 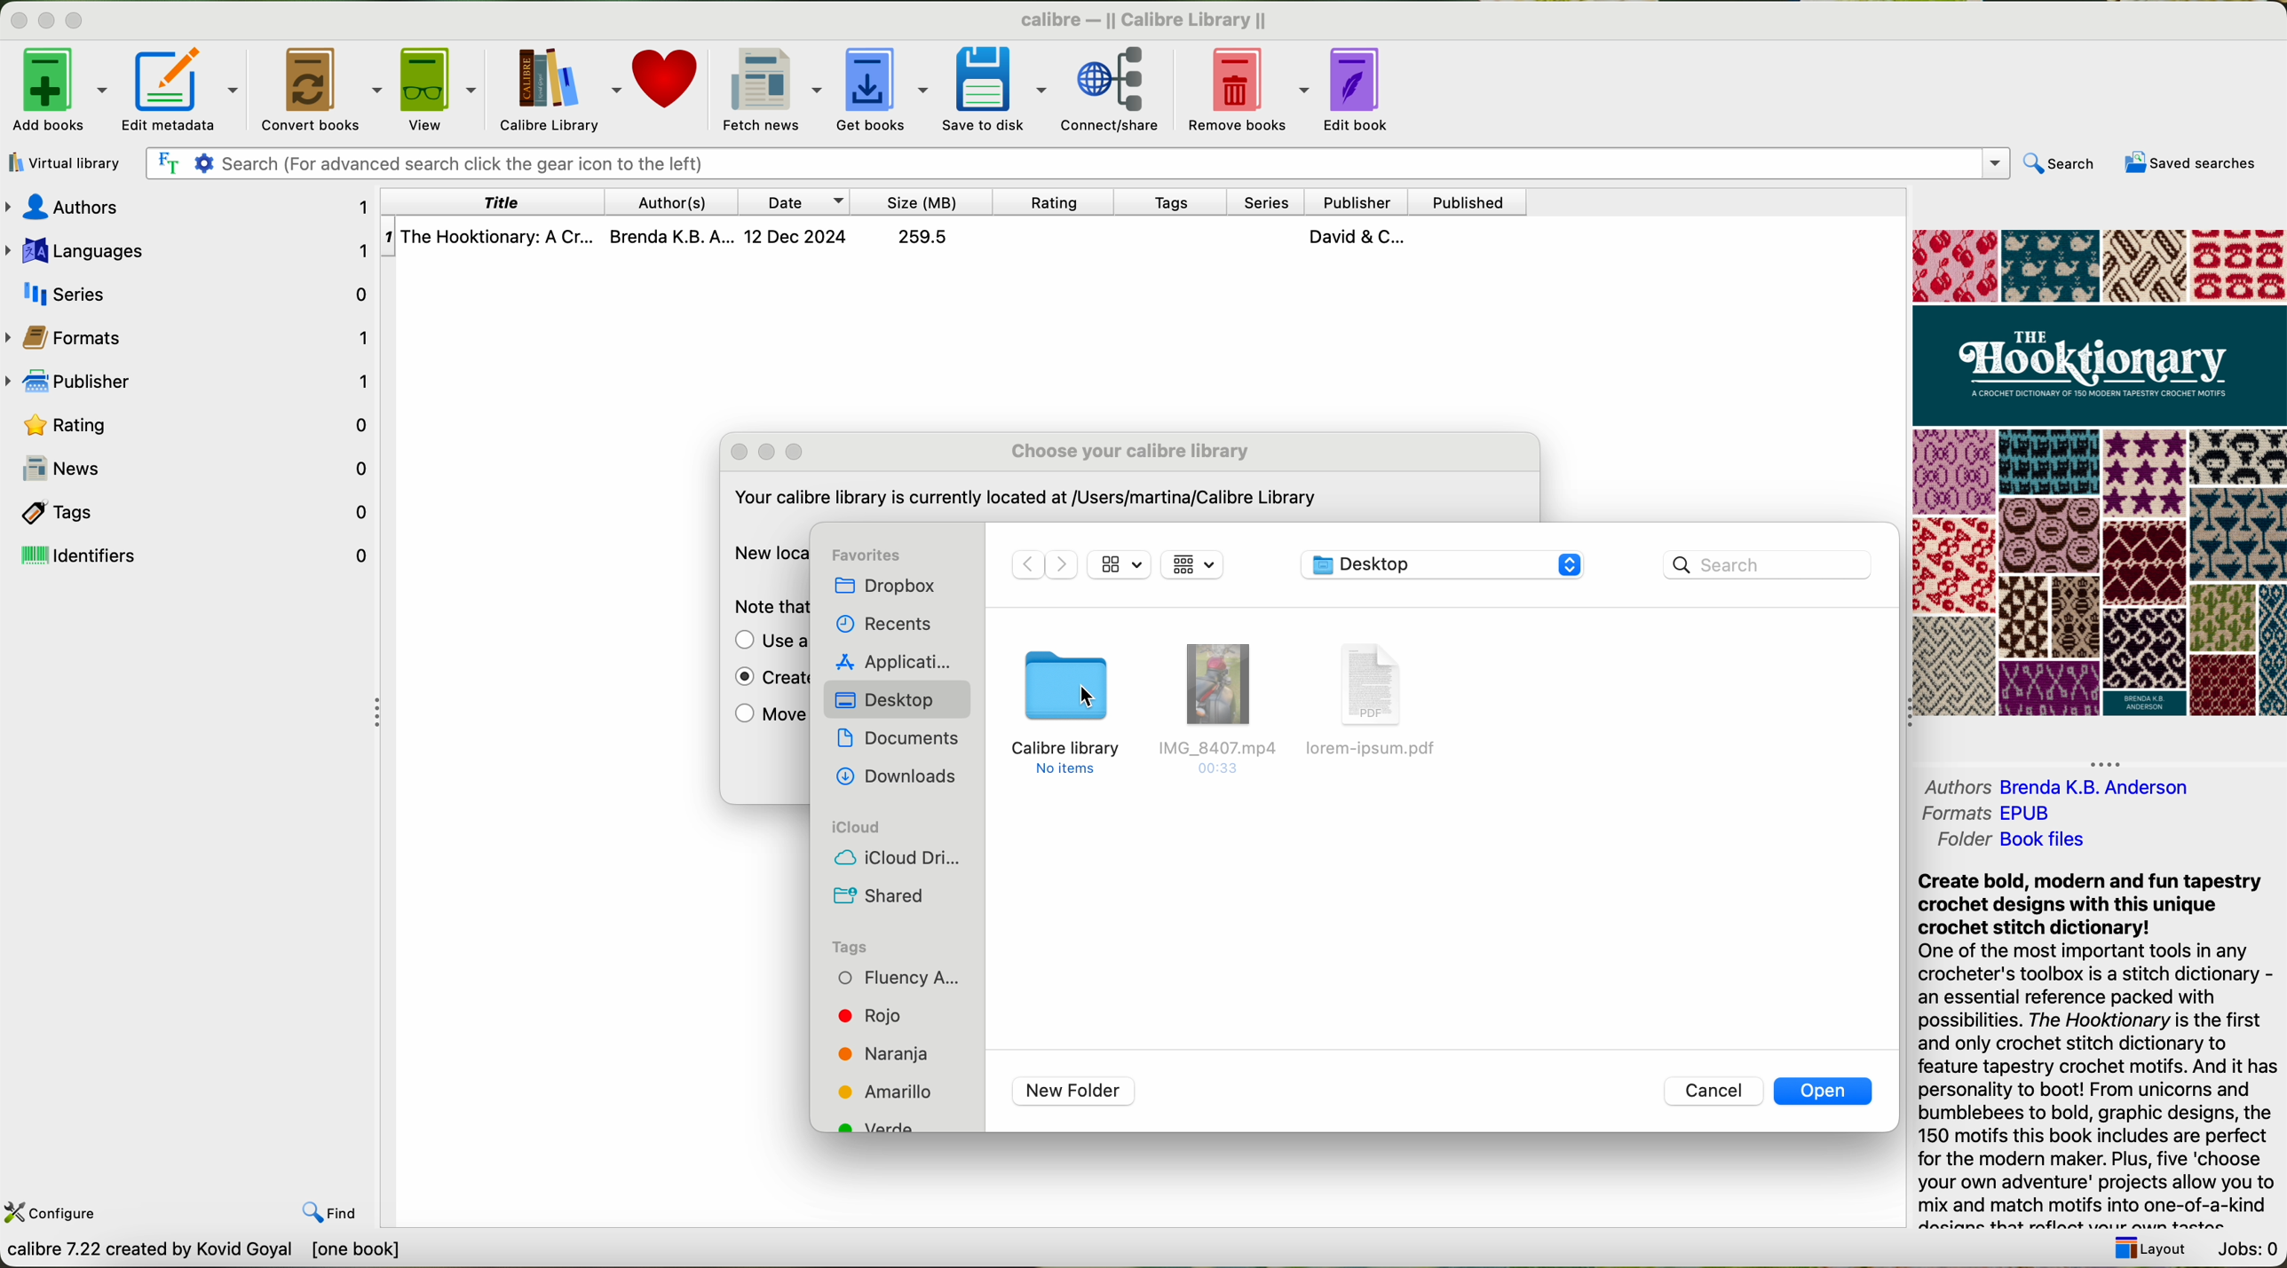 What do you see at coordinates (57, 1212) in the screenshot?
I see `configure` at bounding box center [57, 1212].